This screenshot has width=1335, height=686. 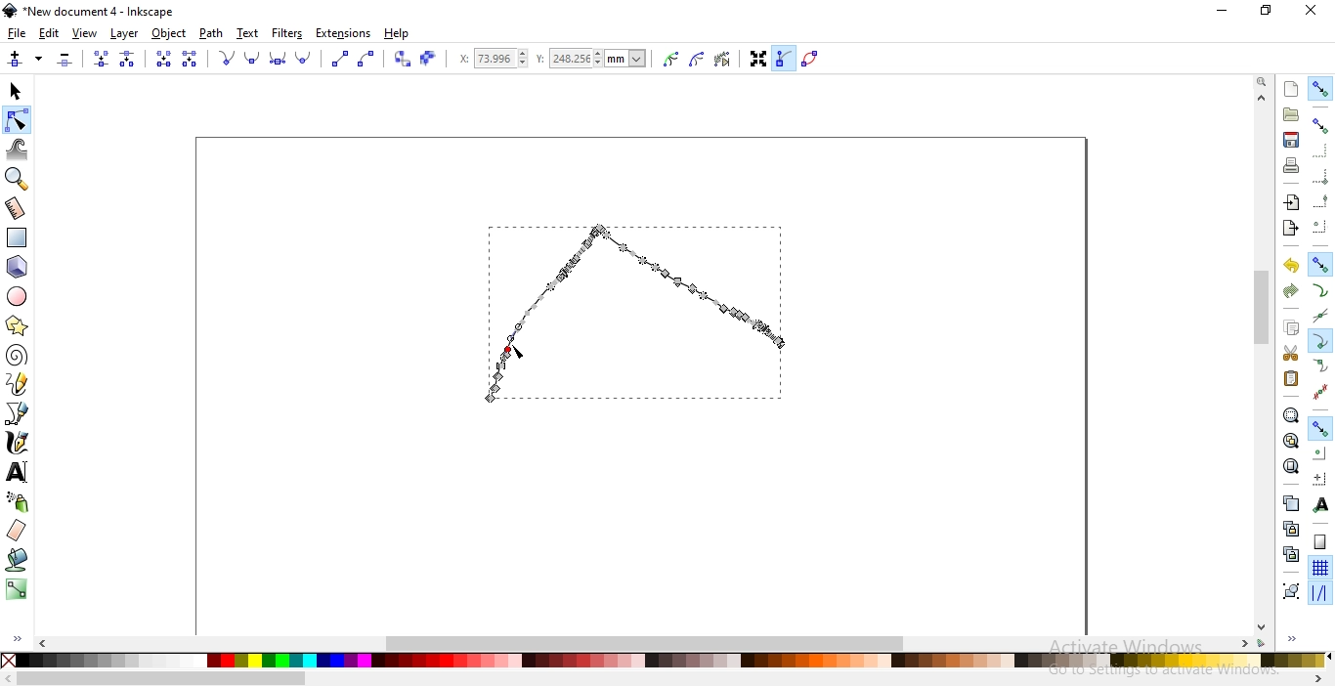 What do you see at coordinates (19, 443) in the screenshot?
I see `draw calligraphic or brush strokes` at bounding box center [19, 443].